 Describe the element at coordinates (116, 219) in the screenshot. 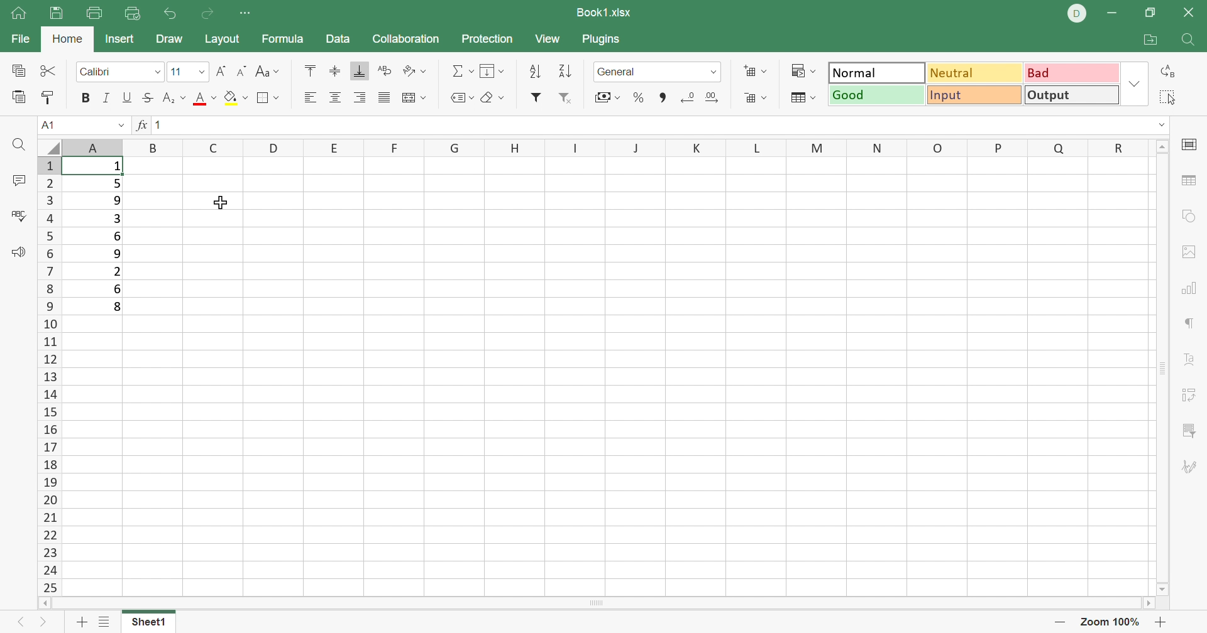

I see `3` at that location.